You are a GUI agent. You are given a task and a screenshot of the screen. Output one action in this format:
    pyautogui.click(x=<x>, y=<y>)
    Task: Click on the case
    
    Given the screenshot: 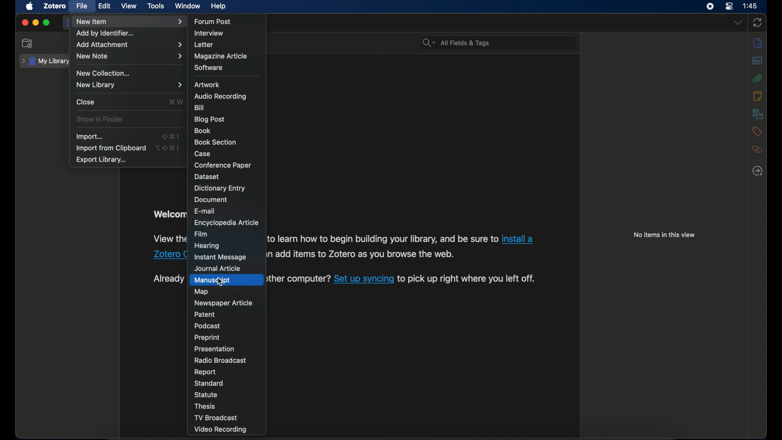 What is the action you would take?
    pyautogui.click(x=203, y=154)
    